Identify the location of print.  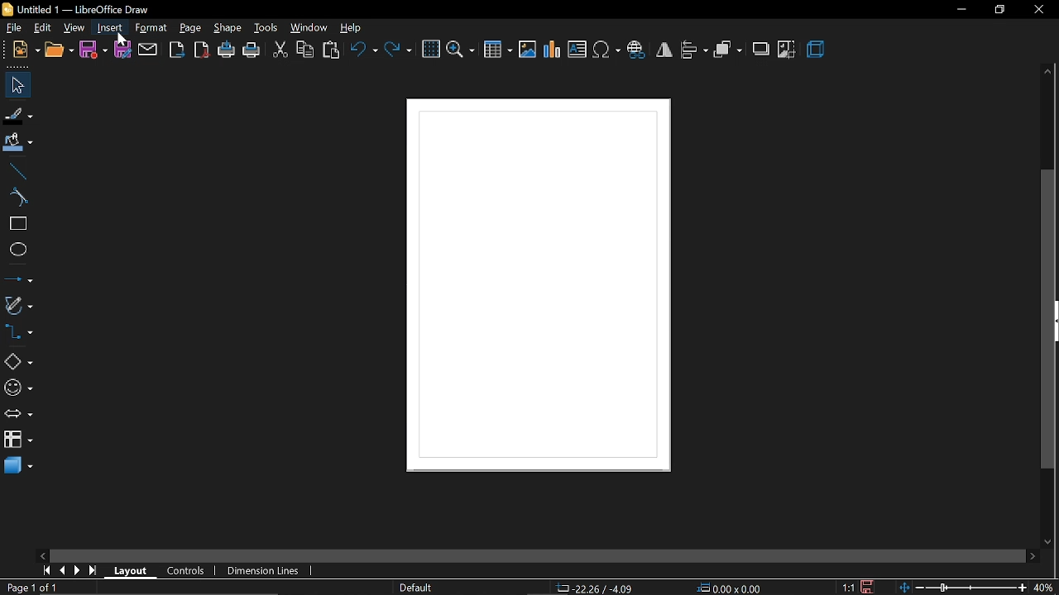
(252, 50).